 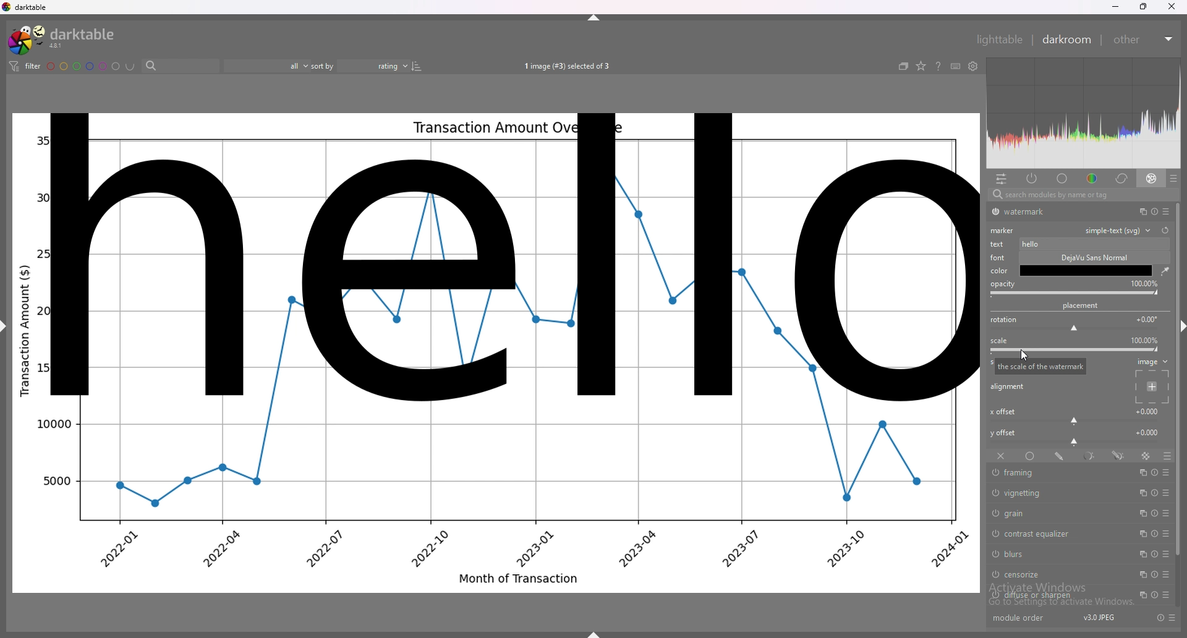 I want to click on raster mask, so click(x=1146, y=456).